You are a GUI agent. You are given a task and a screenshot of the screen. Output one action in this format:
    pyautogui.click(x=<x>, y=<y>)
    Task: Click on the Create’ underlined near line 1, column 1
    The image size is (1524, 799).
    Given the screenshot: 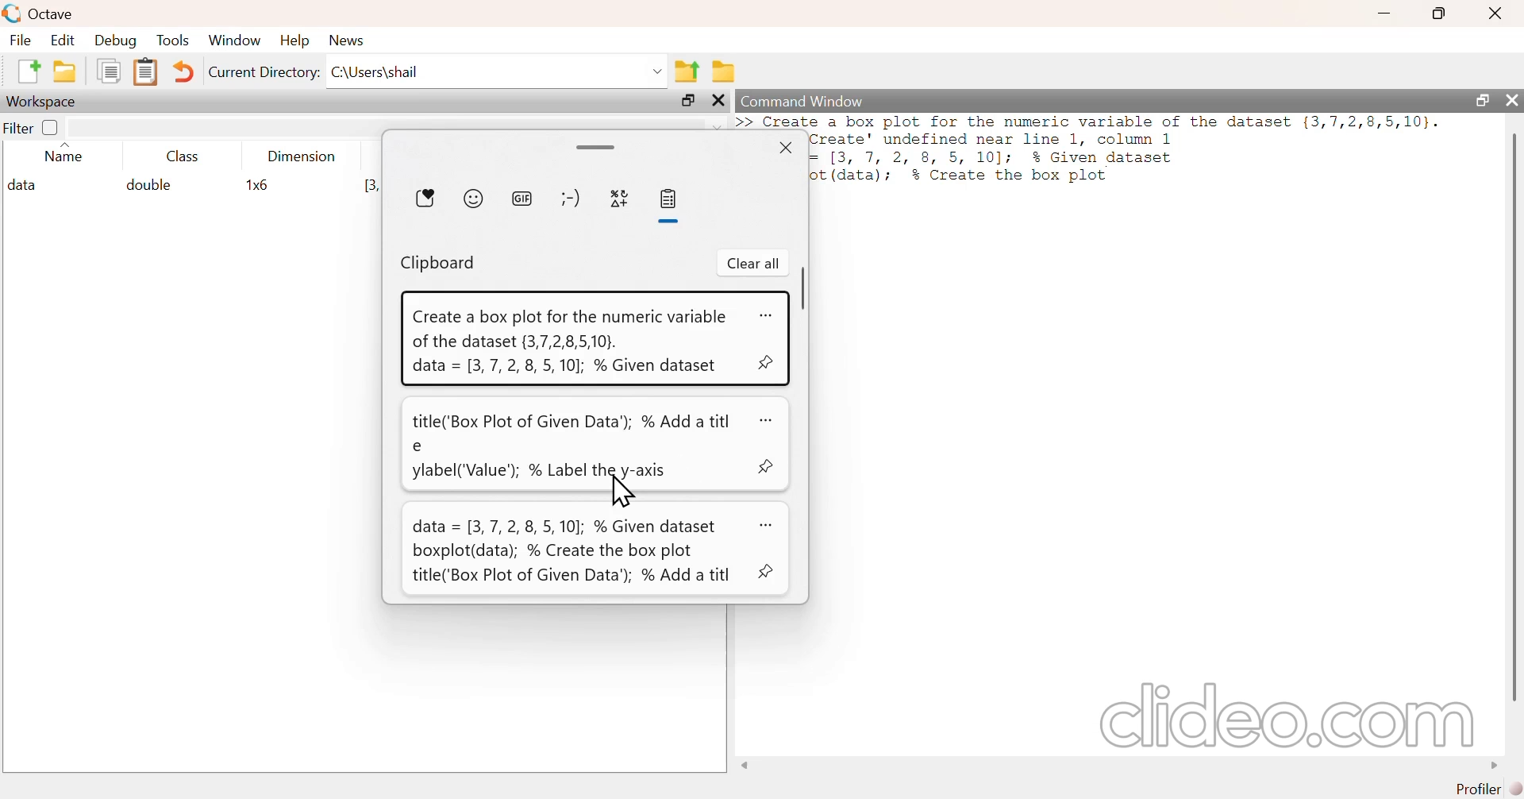 What is the action you would take?
    pyautogui.click(x=999, y=139)
    